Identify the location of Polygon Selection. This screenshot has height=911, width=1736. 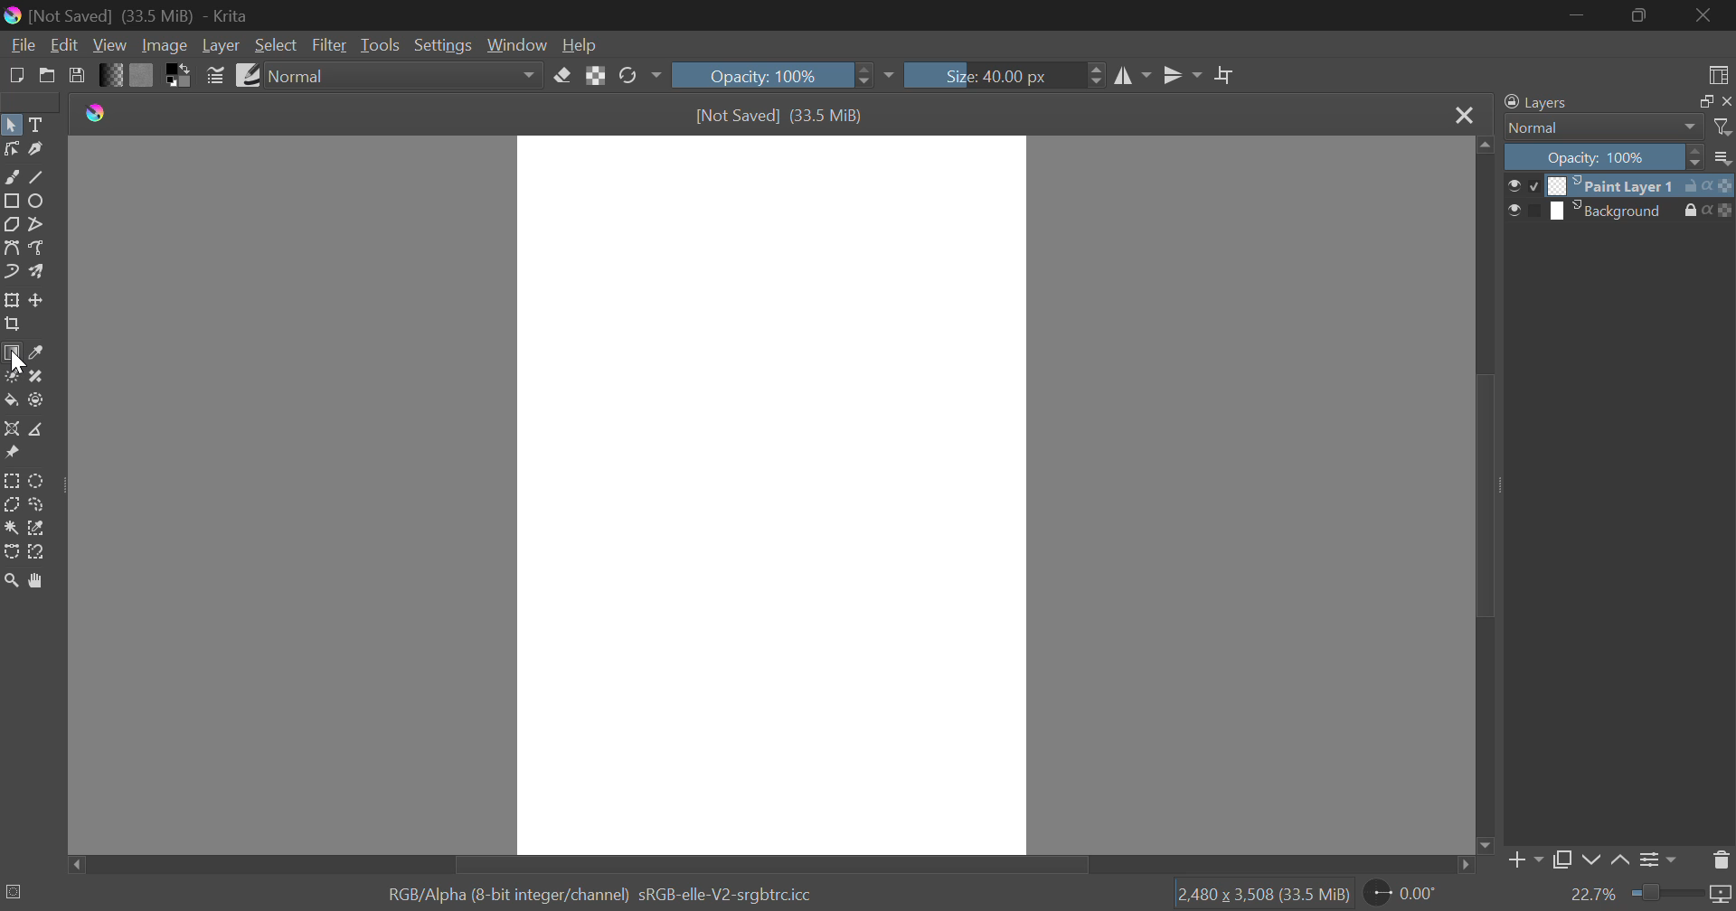
(11, 506).